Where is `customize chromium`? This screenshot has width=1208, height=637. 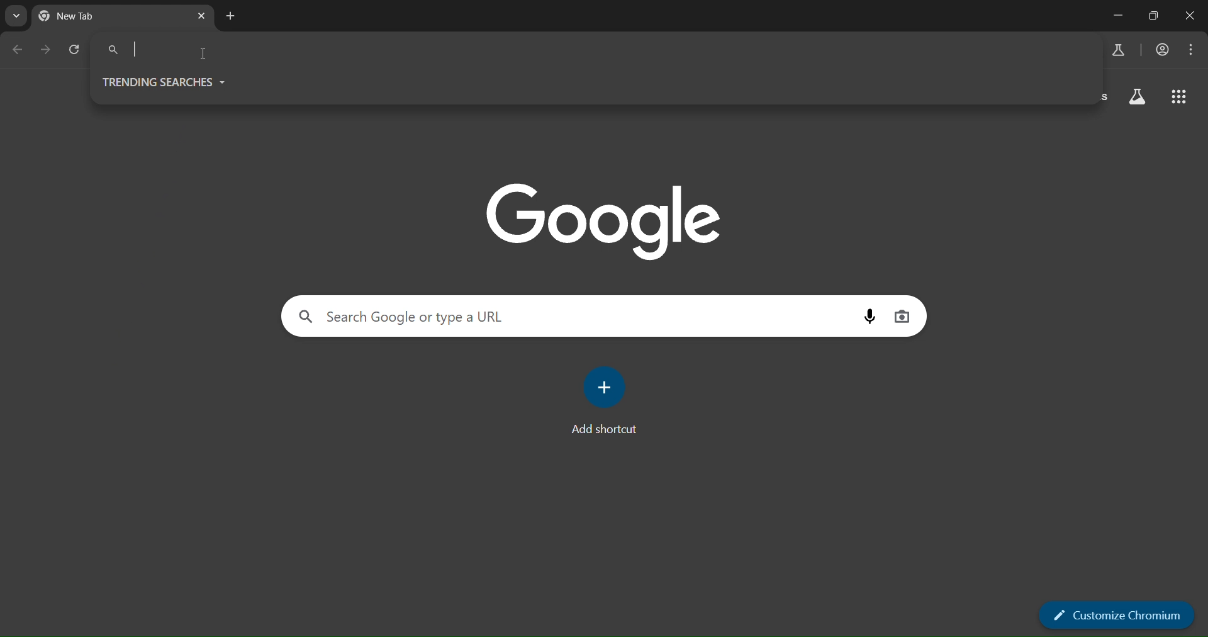
customize chromium is located at coordinates (1115, 613).